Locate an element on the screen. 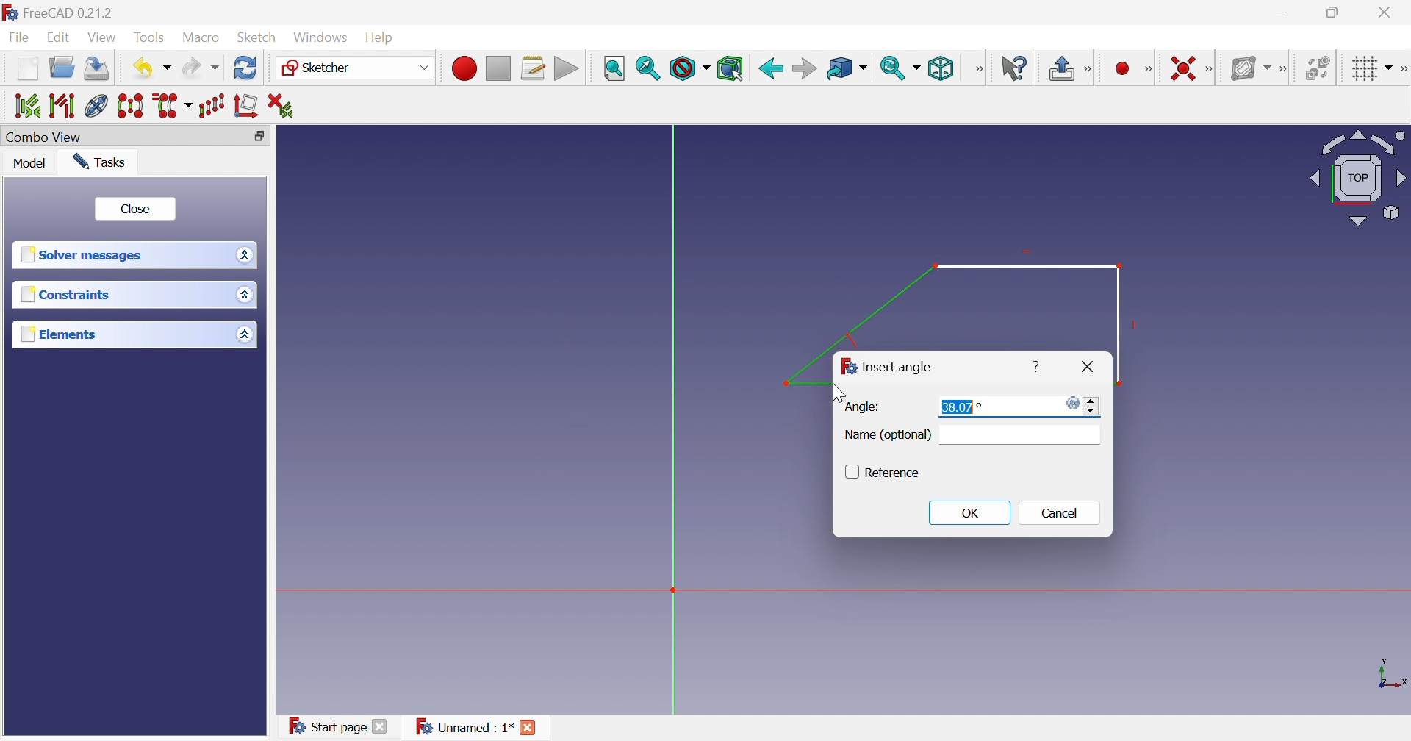 The image size is (1411, 741). Toggle grid is located at coordinates (1361, 68).